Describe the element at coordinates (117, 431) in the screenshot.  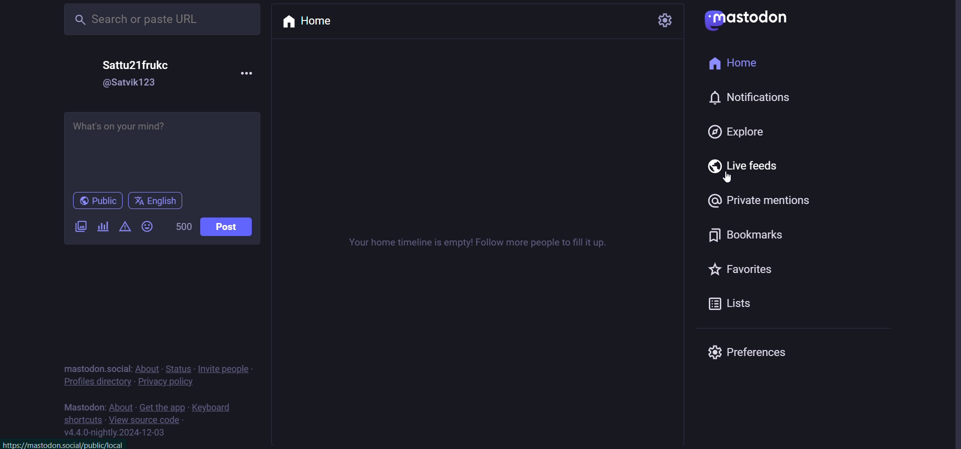
I see `v4.4.0-nightly.2024-12-03` at that location.